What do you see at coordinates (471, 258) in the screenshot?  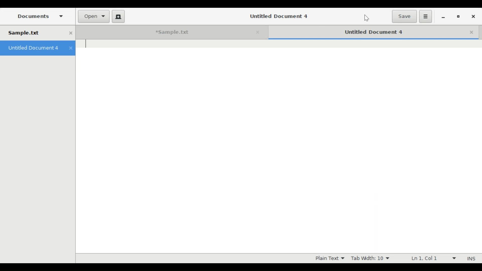 I see `Insert Mode` at bounding box center [471, 258].